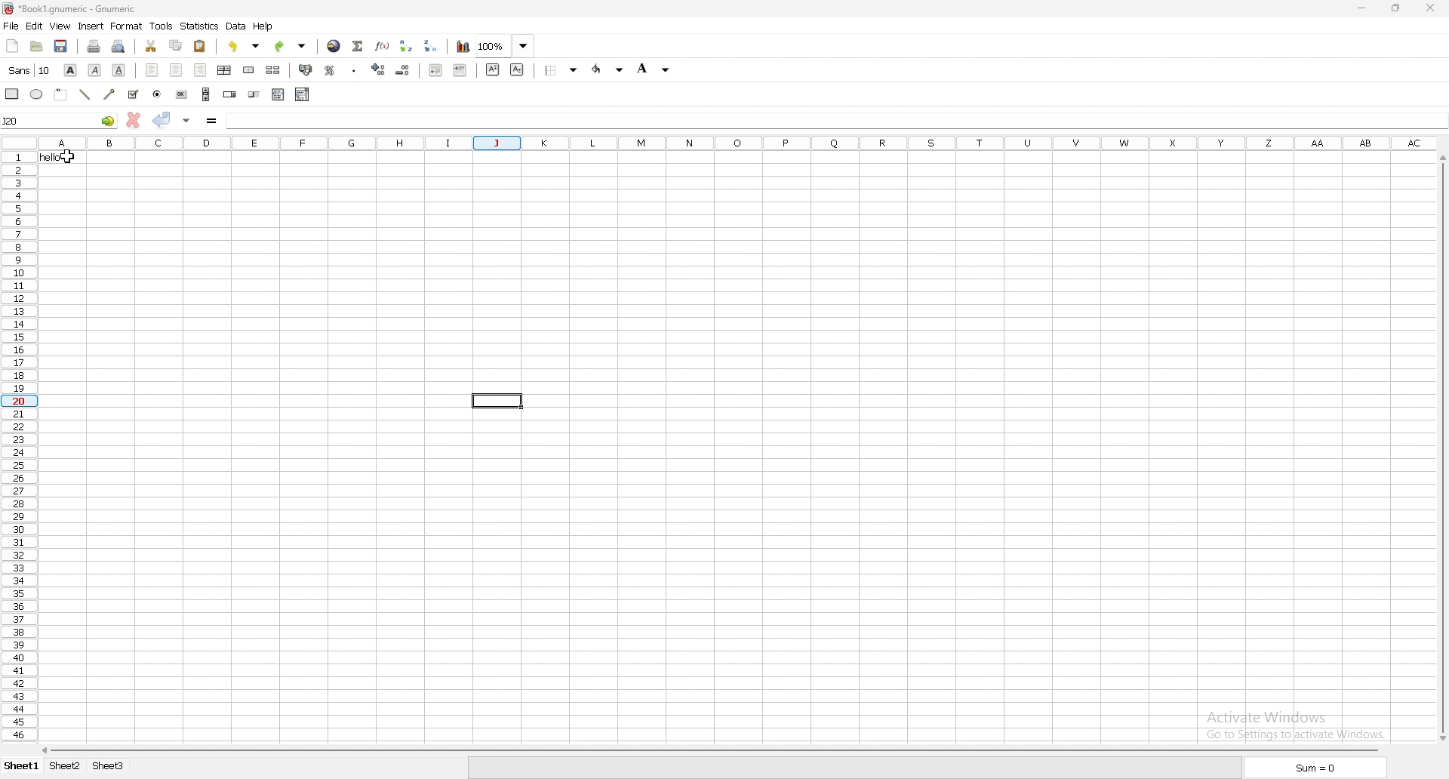  I want to click on file, so click(11, 26).